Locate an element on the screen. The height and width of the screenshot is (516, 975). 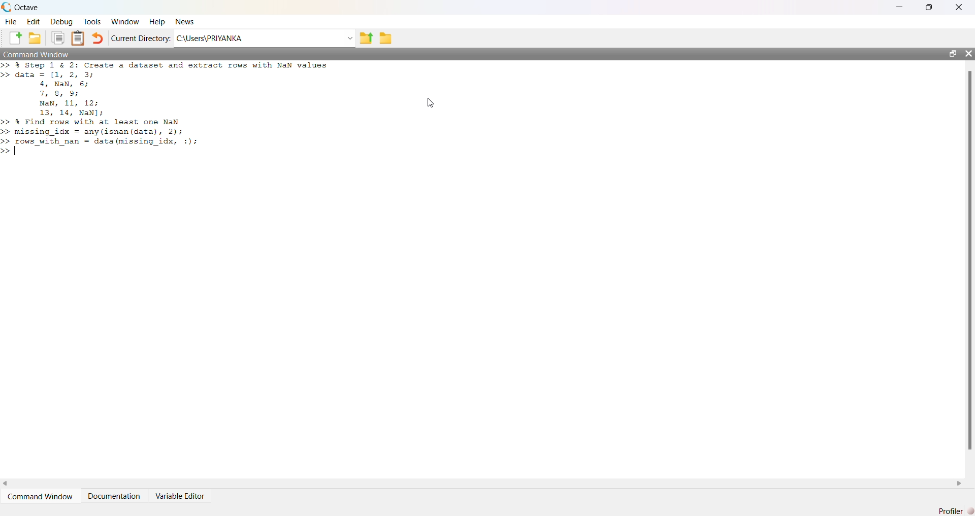
C:\Users\PRIYANKA is located at coordinates (209, 38).